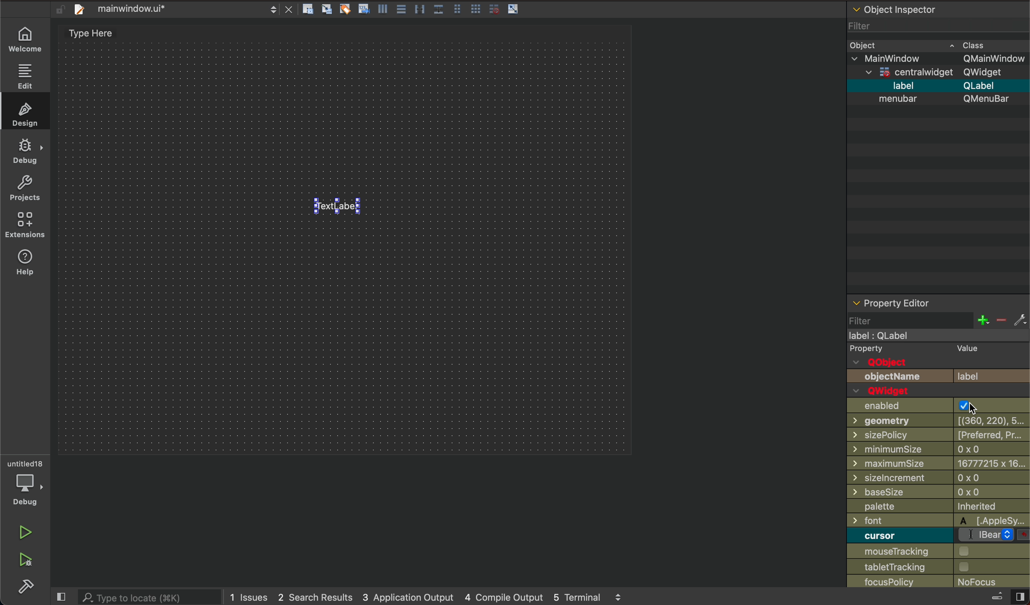  What do you see at coordinates (879, 336) in the screenshot?
I see `label : Qlabel` at bounding box center [879, 336].